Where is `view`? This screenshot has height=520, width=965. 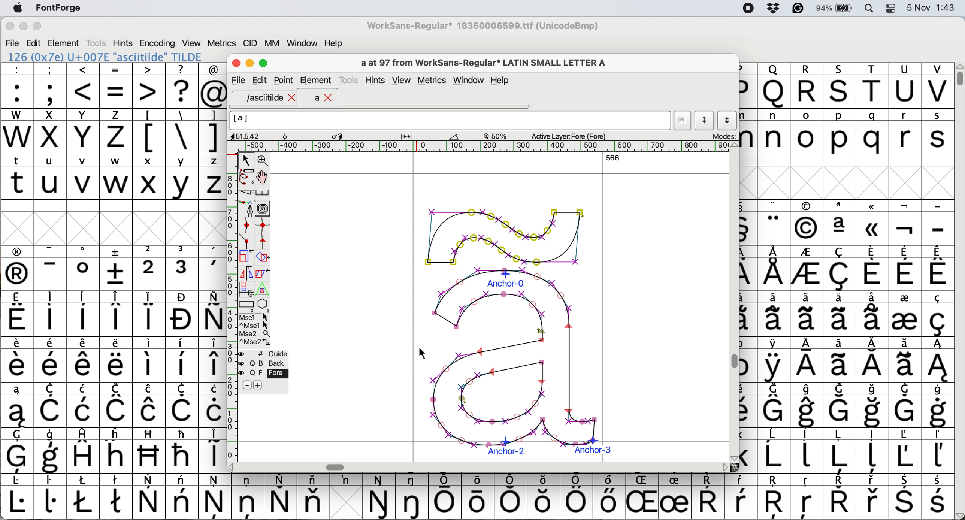
view is located at coordinates (401, 81).